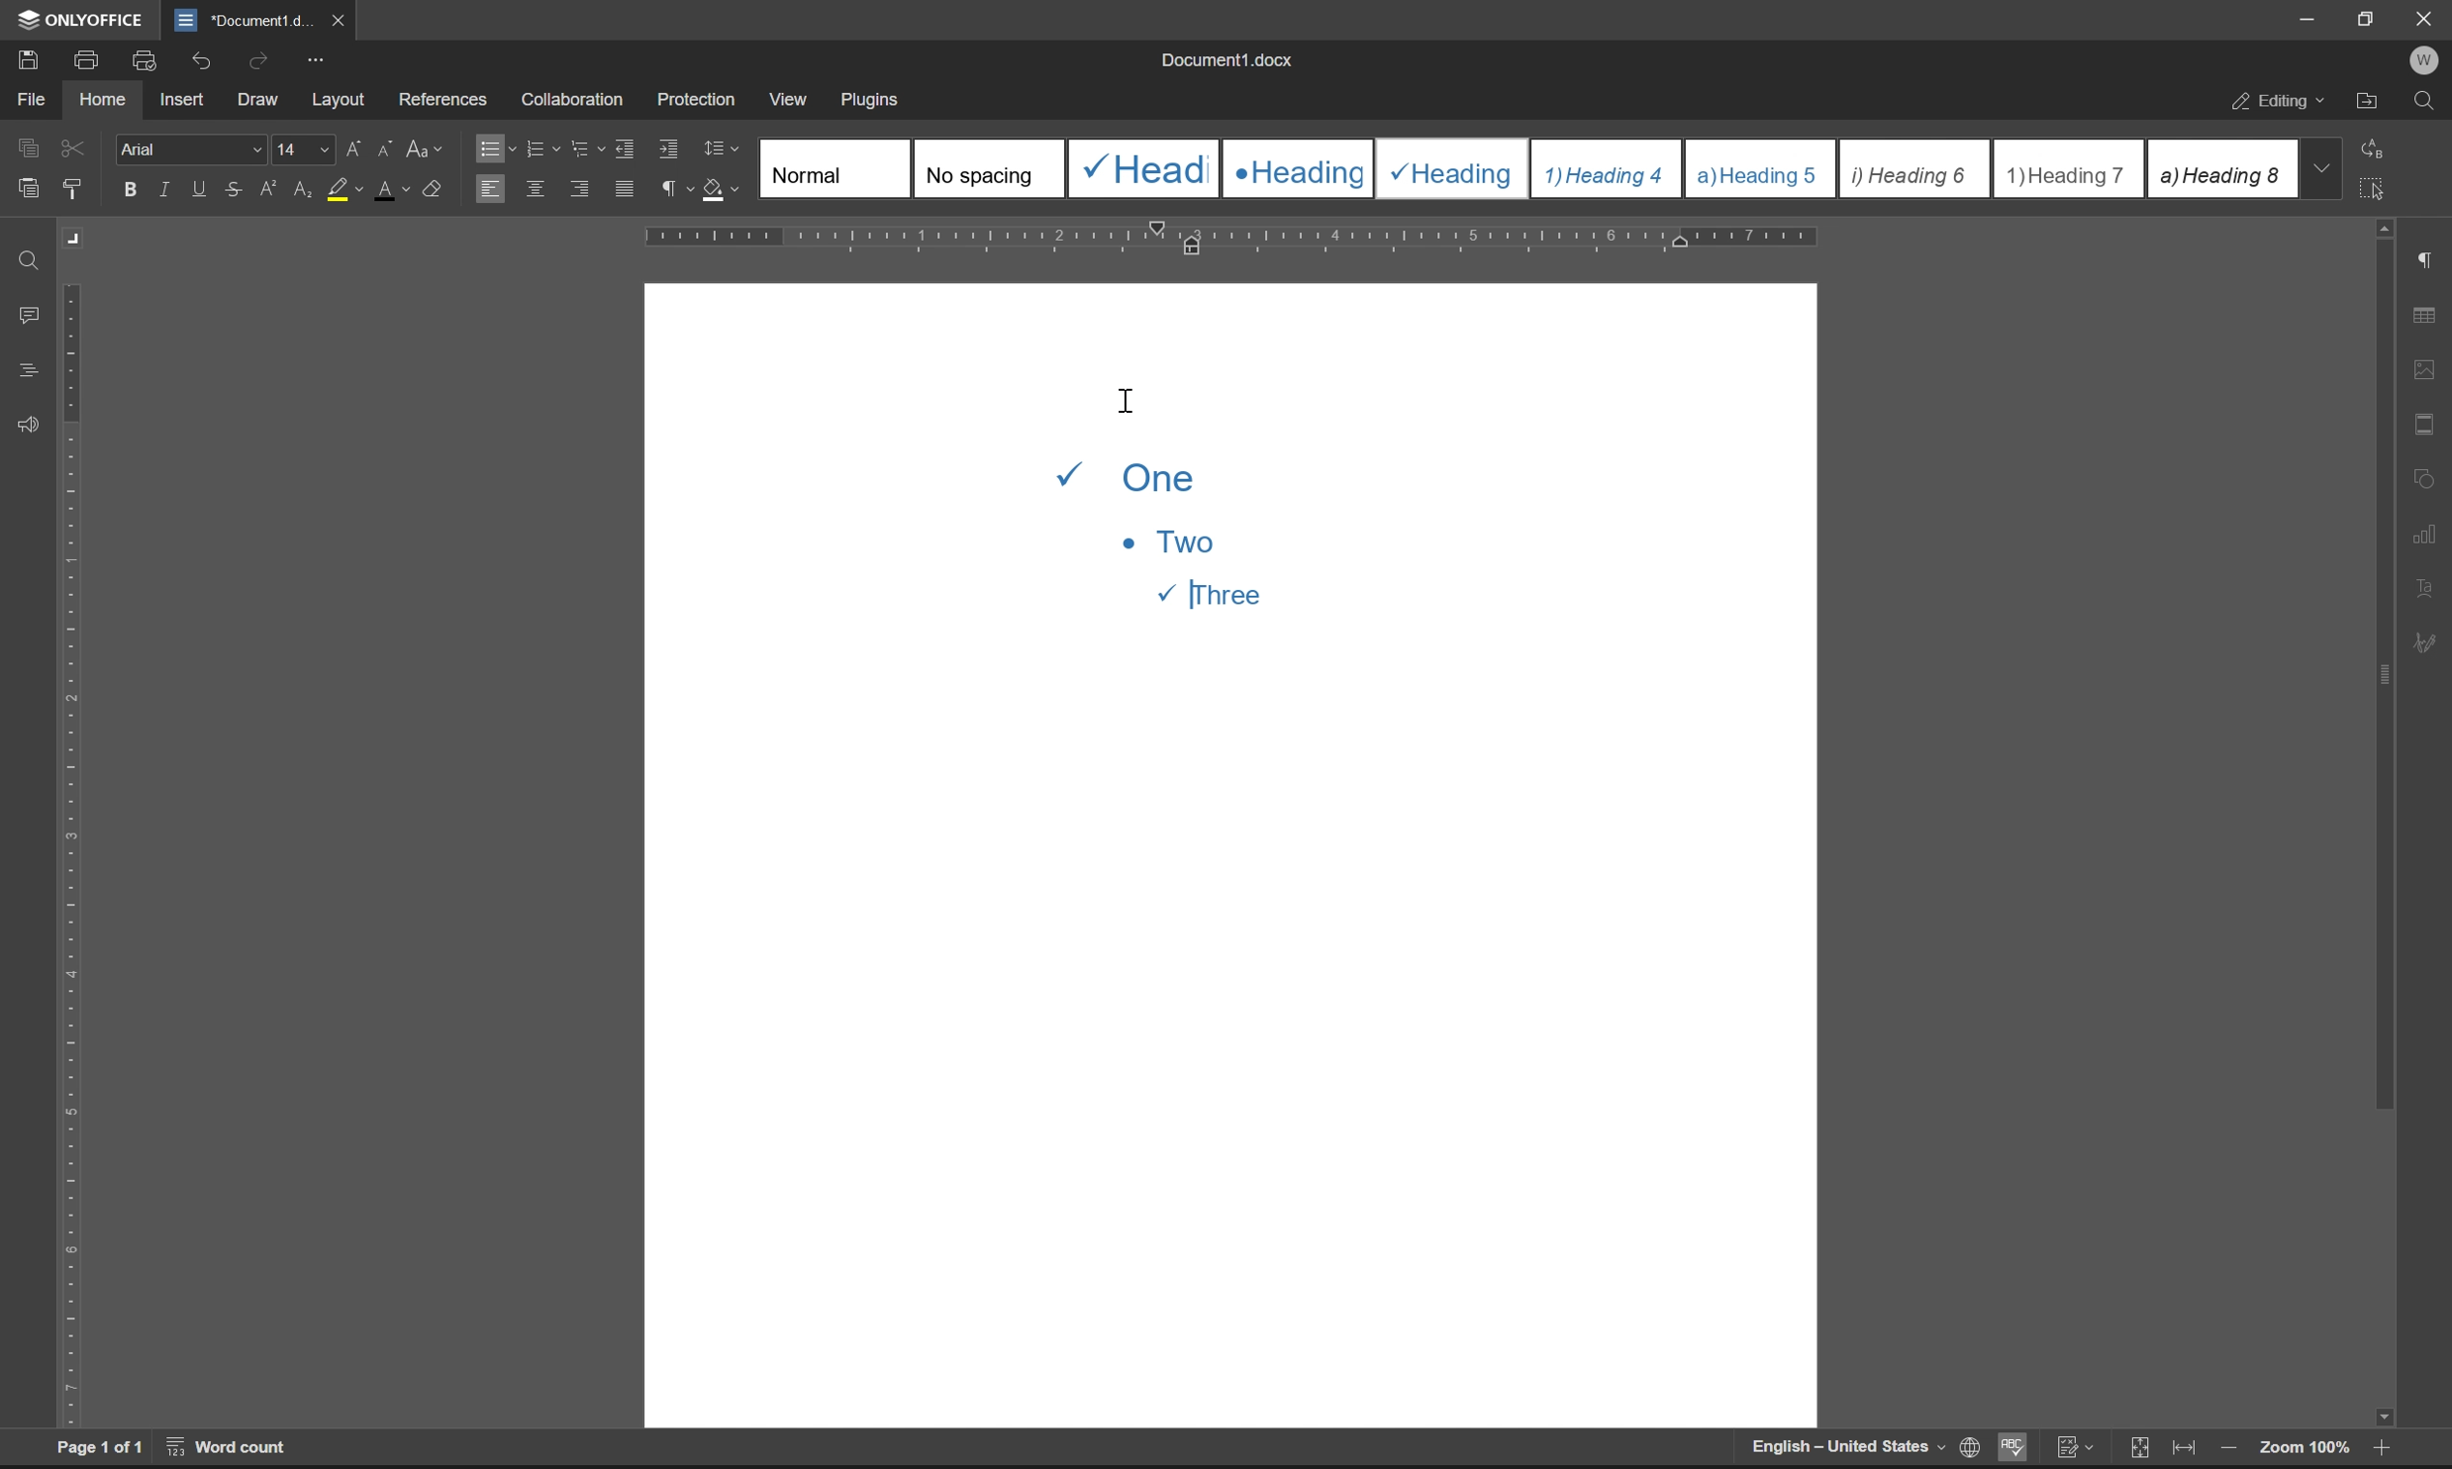 Image resolution: width=2452 pixels, height=1469 pixels. Describe the element at coordinates (489, 187) in the screenshot. I see `align left` at that location.